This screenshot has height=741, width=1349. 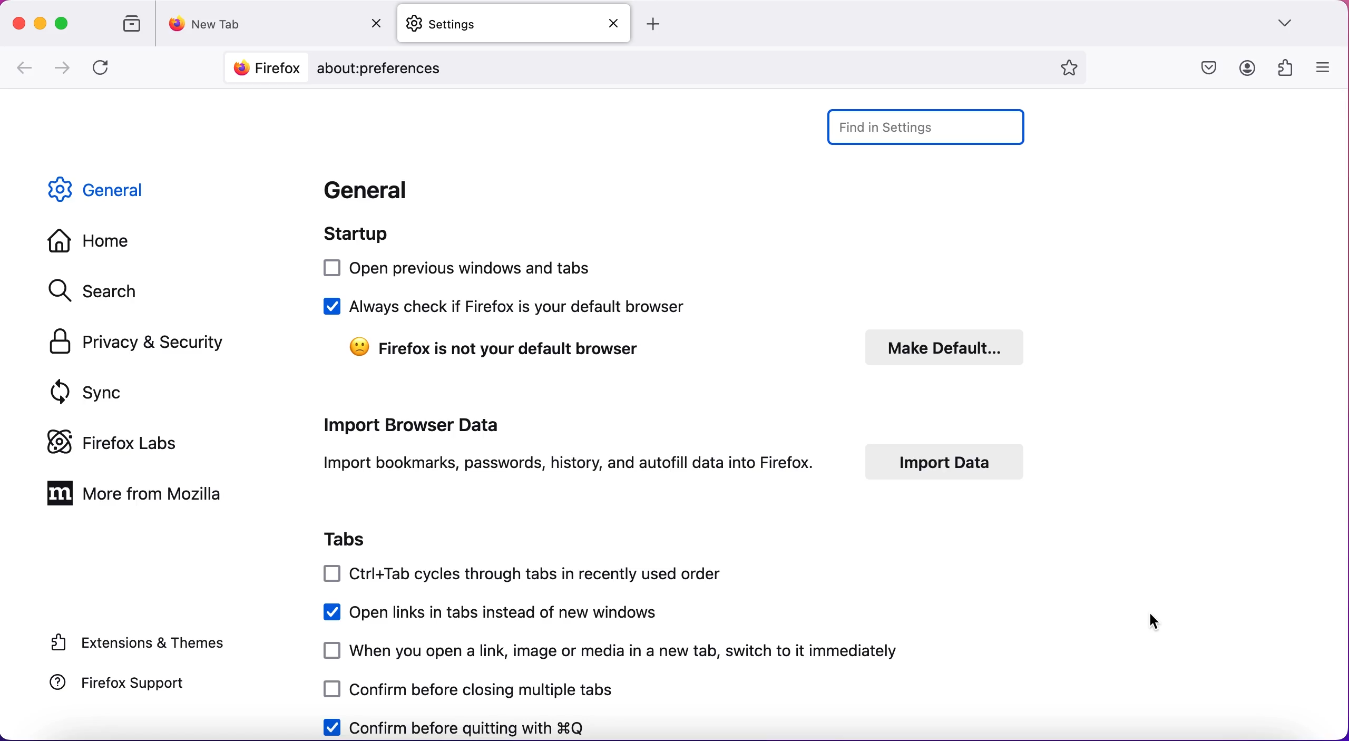 I want to click on add tab, so click(x=660, y=20).